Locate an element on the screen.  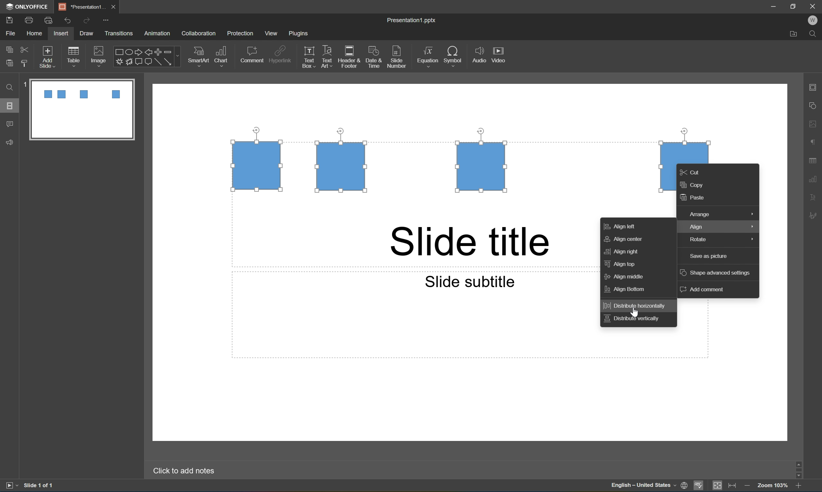
align left is located at coordinates (624, 226).